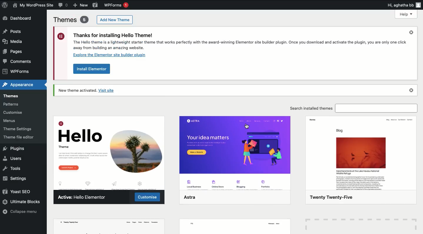  Describe the element at coordinates (358, 160) in the screenshot. I see `2025` at that location.